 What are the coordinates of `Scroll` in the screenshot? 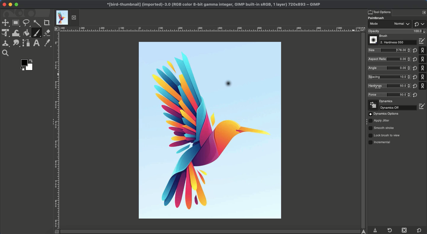 It's located at (213, 232).